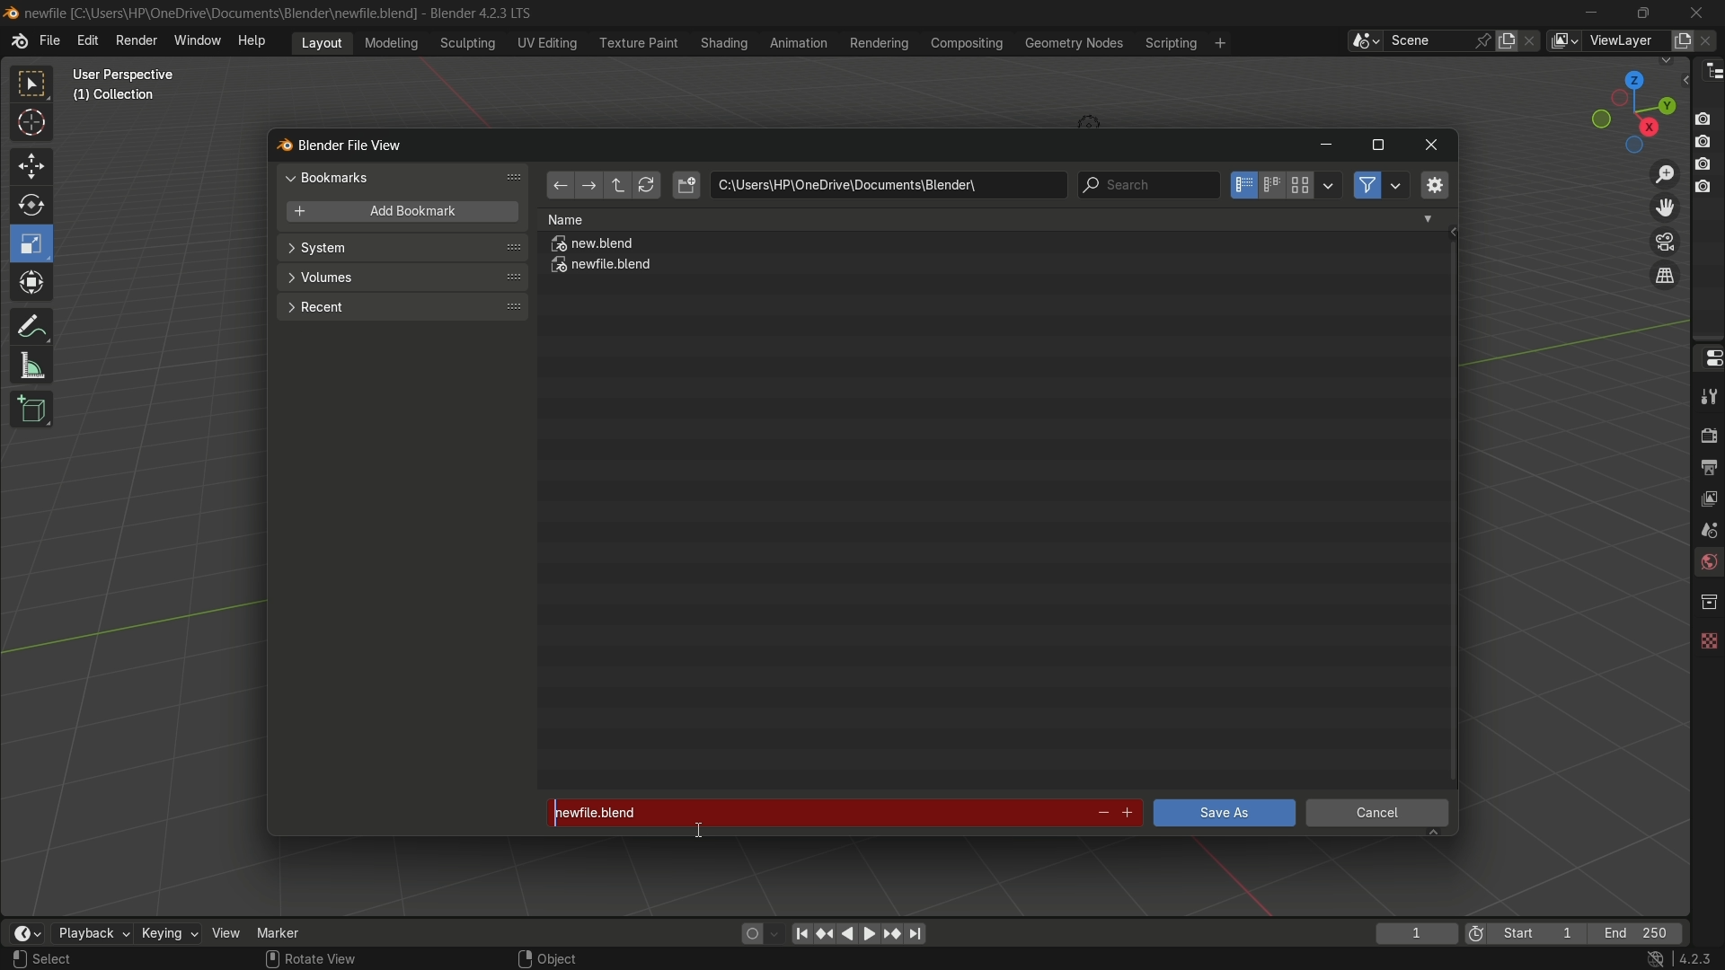  I want to click on Select, so click(75, 959).